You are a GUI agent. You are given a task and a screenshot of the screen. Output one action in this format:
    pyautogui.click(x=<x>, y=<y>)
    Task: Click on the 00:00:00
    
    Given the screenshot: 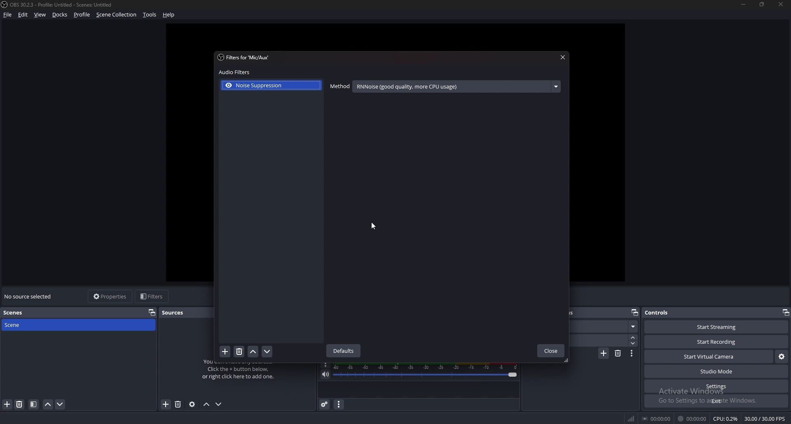 What is the action you would take?
    pyautogui.click(x=693, y=418)
    